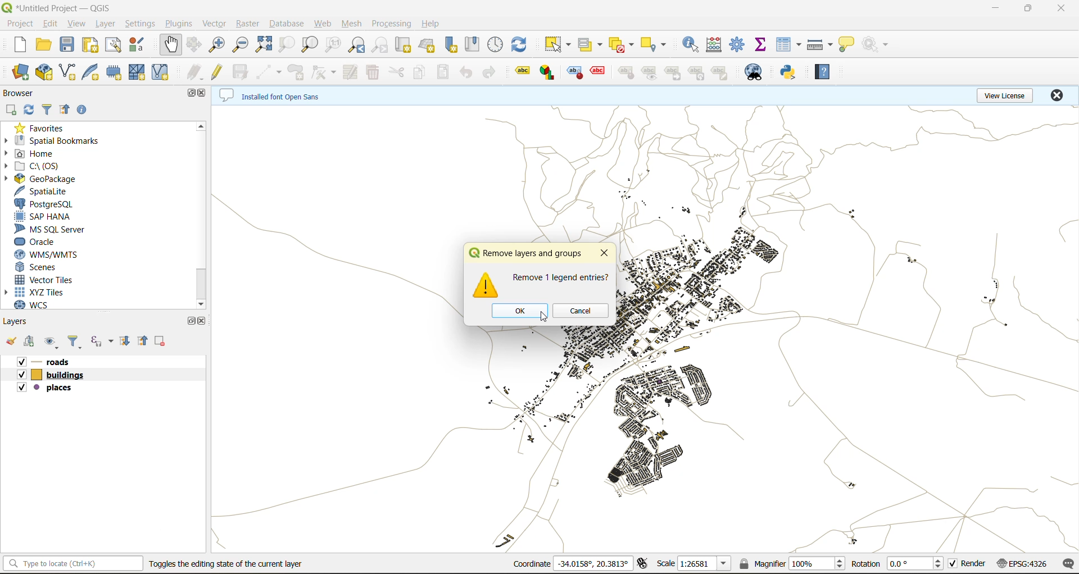  Describe the element at coordinates (75, 563) in the screenshot. I see `statusbar` at that location.